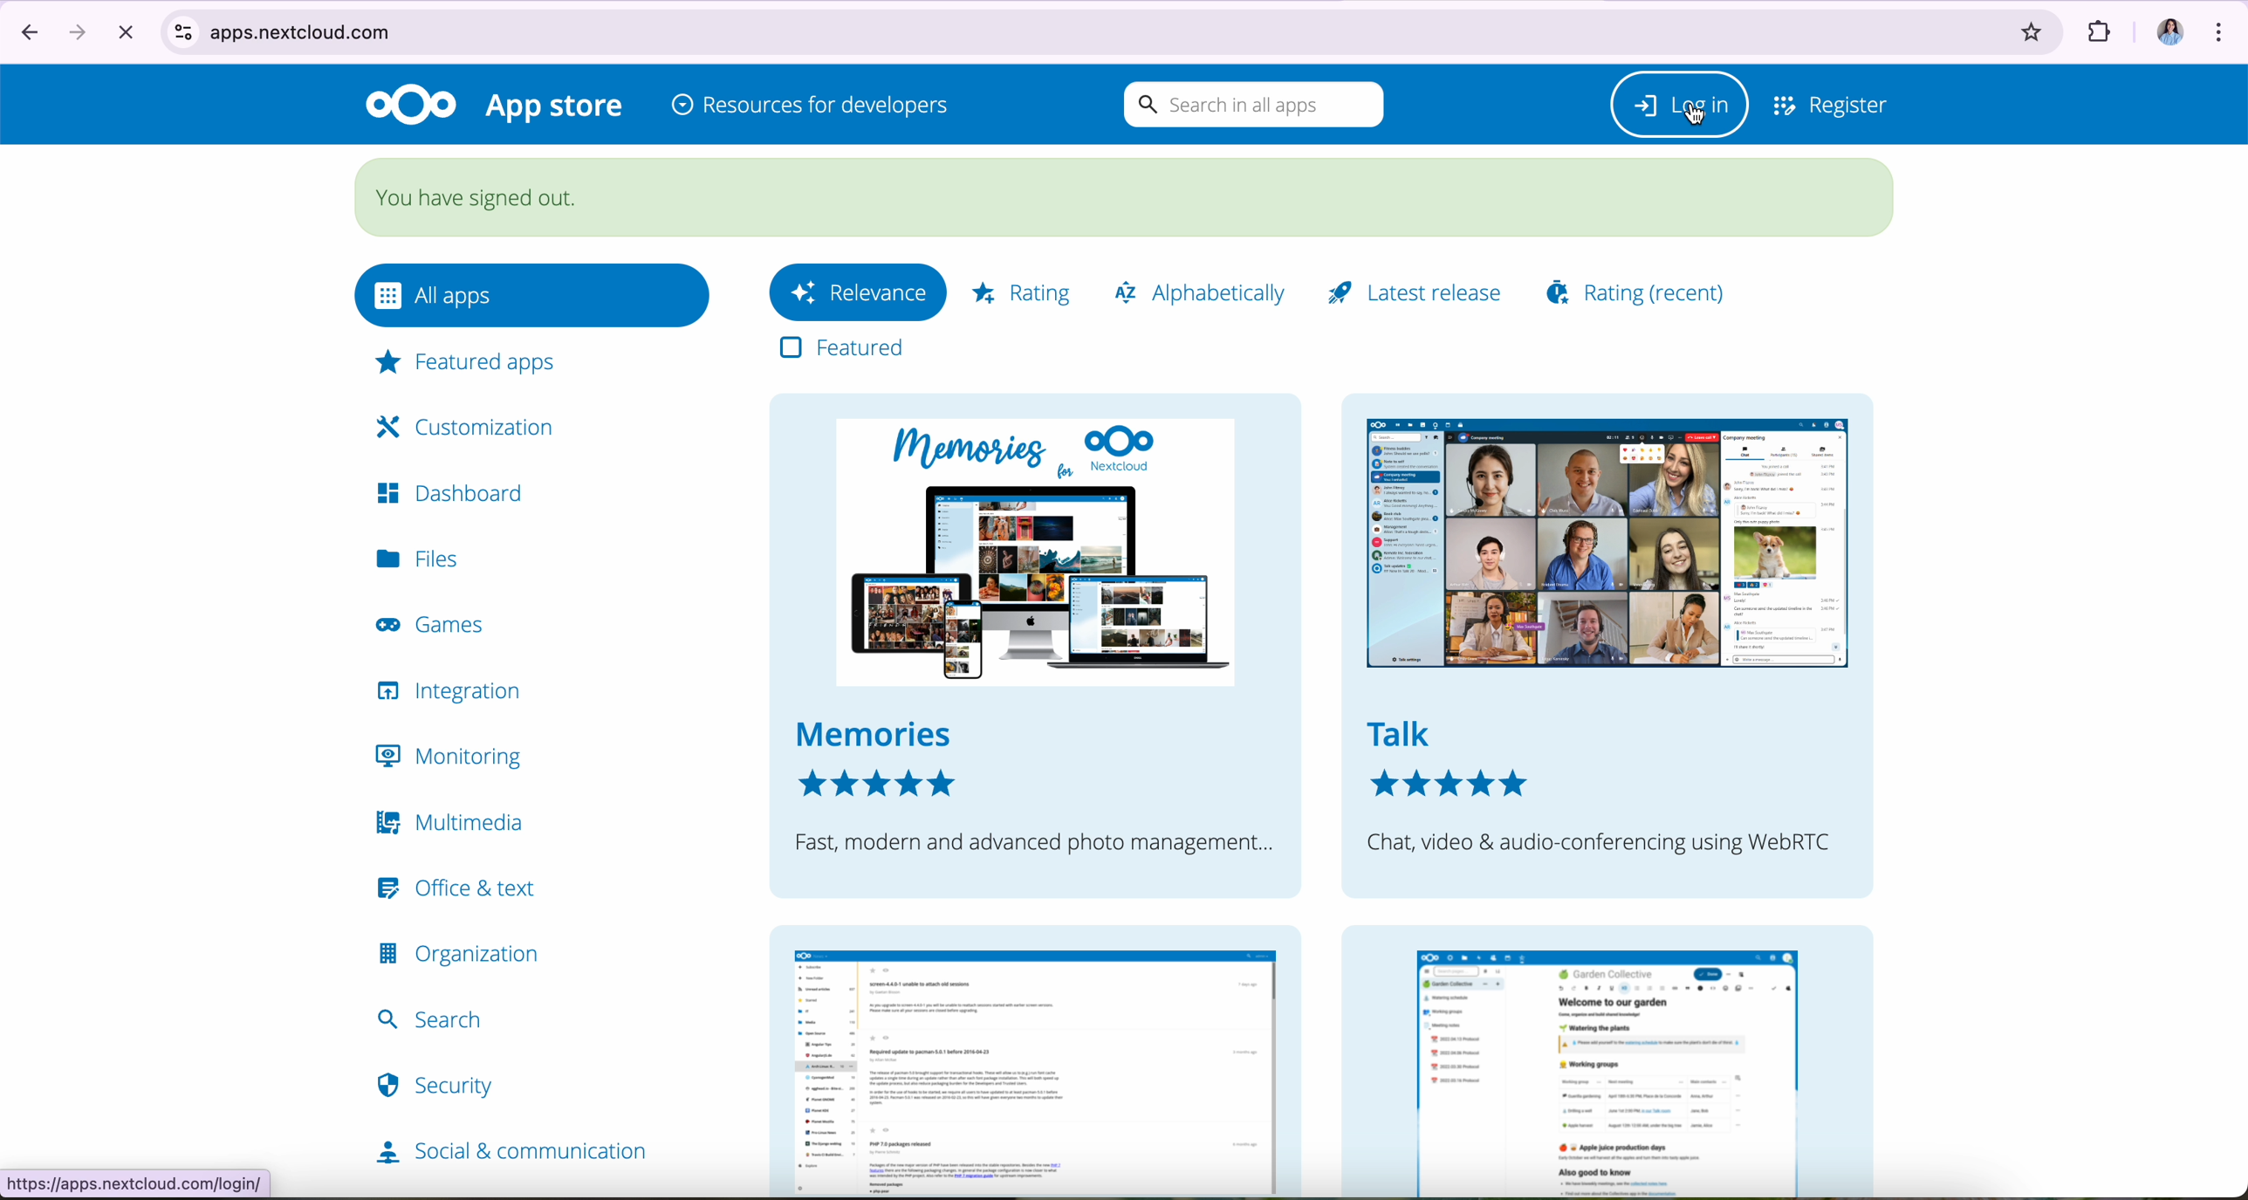 The image size is (2248, 1200). What do you see at coordinates (1030, 621) in the screenshot?
I see `memories next cloud memories fast, modern and advanced photo management` at bounding box center [1030, 621].